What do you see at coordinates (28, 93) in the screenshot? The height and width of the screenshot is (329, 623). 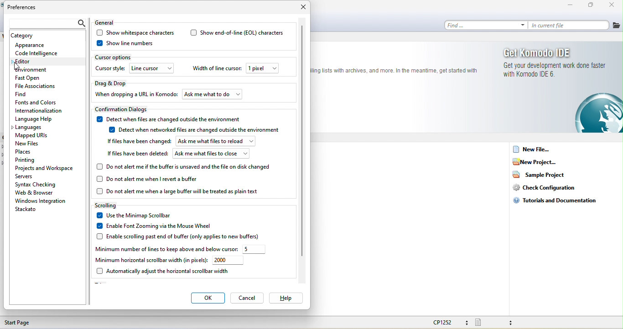 I see `find` at bounding box center [28, 93].